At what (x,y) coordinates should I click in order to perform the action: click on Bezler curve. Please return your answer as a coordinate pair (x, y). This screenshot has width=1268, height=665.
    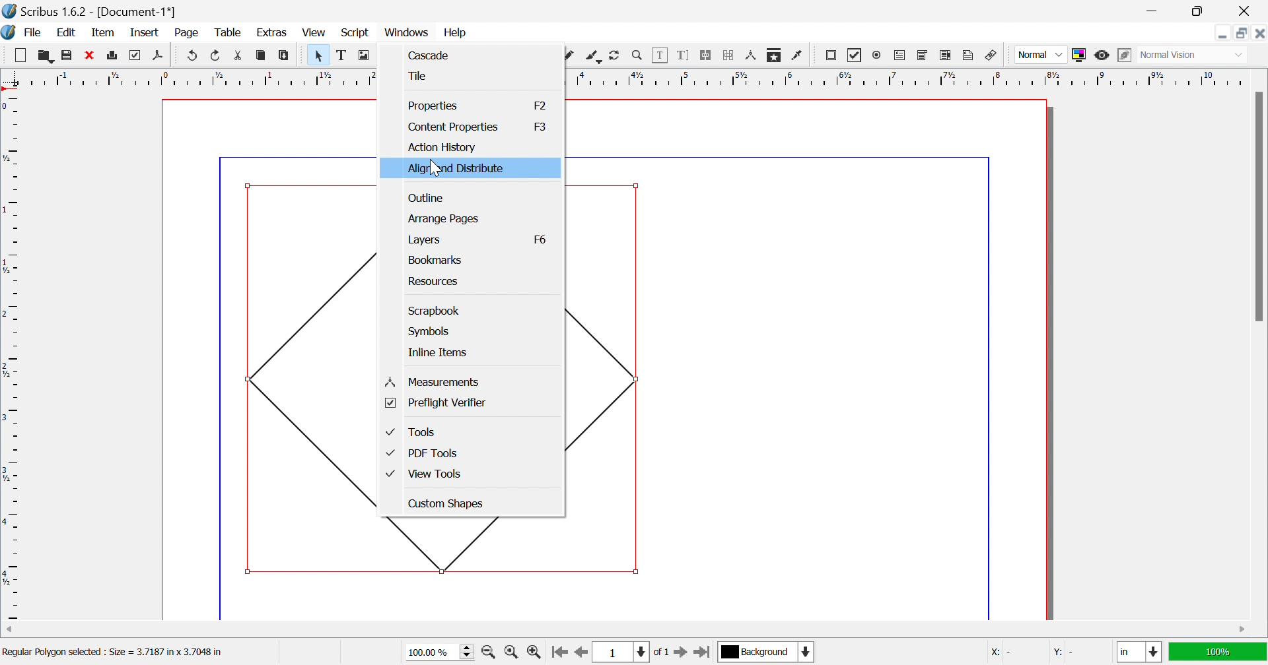
    Looking at the image, I should click on (547, 55).